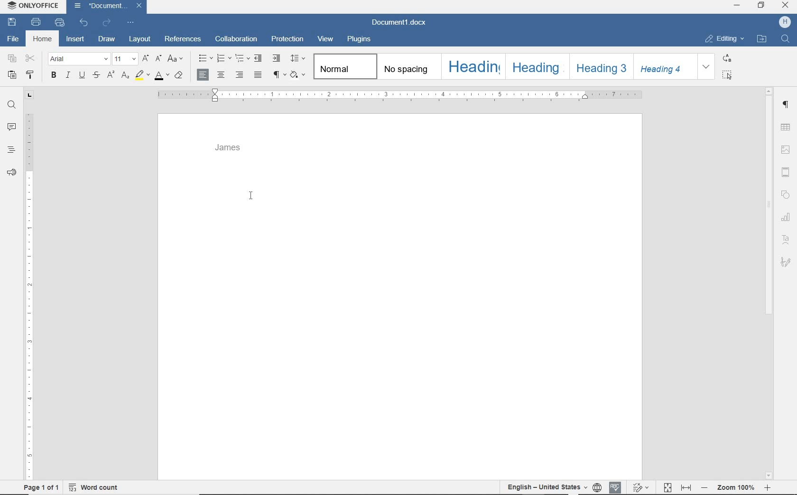 The image size is (797, 495). I want to click on references, so click(183, 40).